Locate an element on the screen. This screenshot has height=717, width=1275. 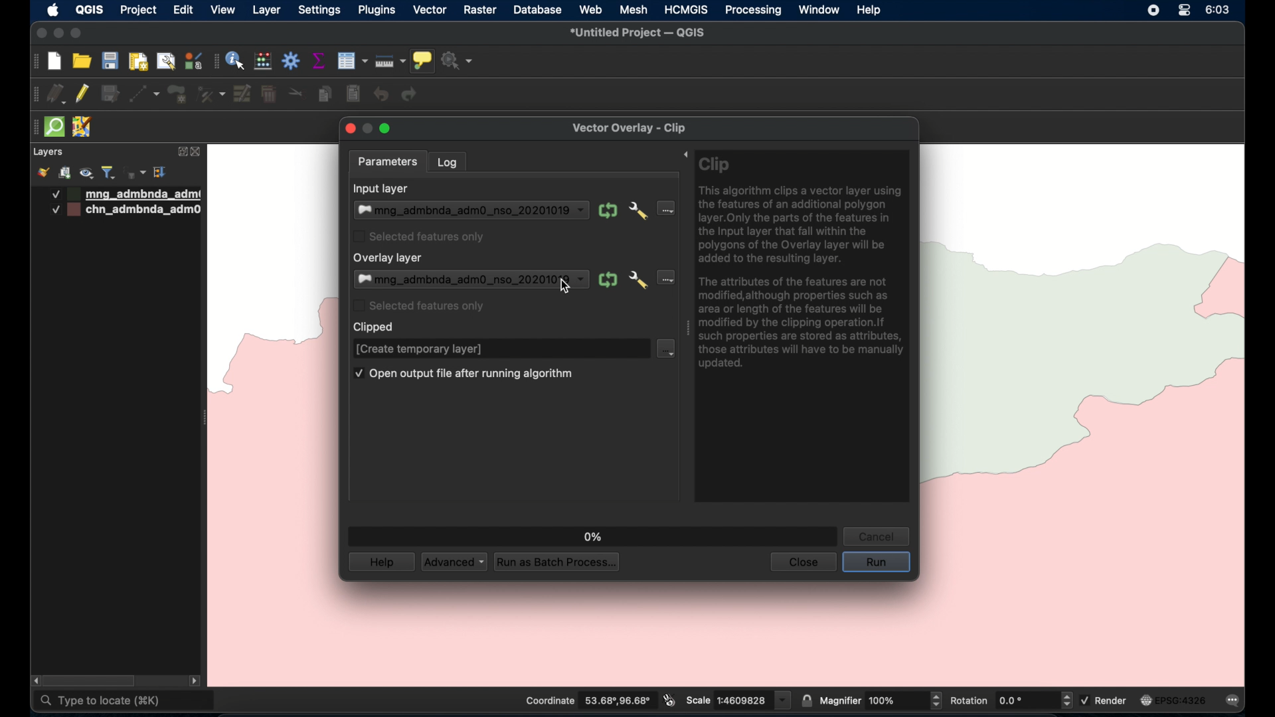
project toolbar is located at coordinates (34, 62).